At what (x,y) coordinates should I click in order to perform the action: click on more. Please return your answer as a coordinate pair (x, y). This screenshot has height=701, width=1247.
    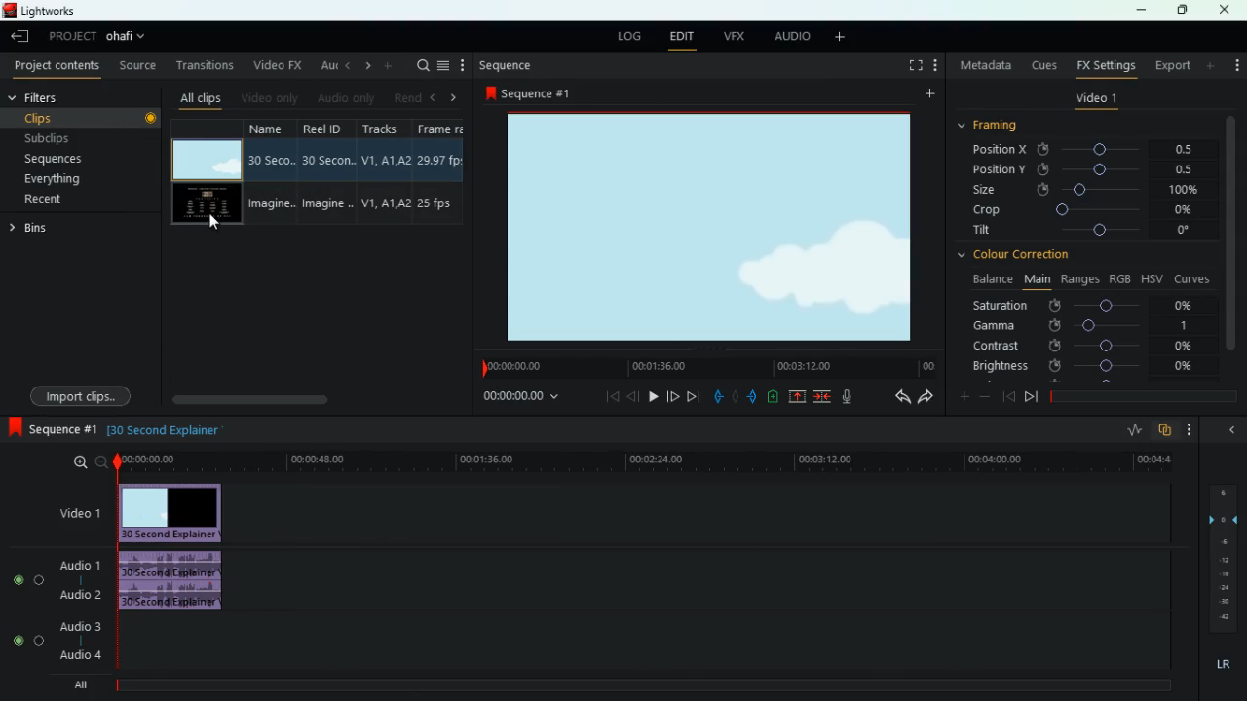
    Looking at the image, I should click on (1212, 65).